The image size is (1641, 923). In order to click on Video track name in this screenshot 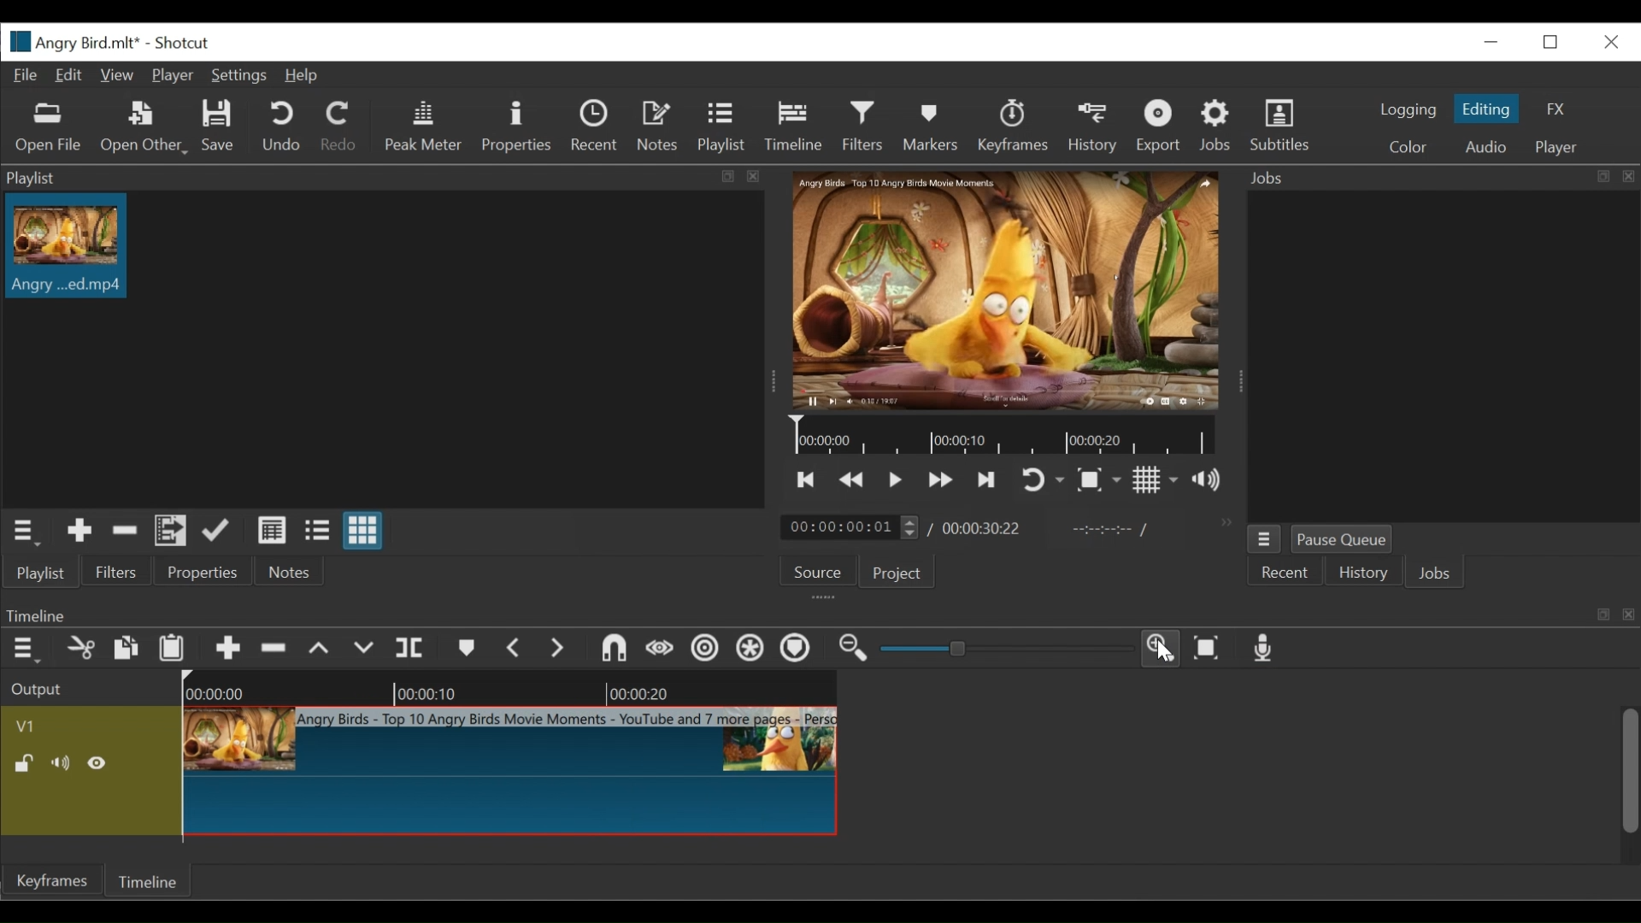, I will do `click(88, 725)`.